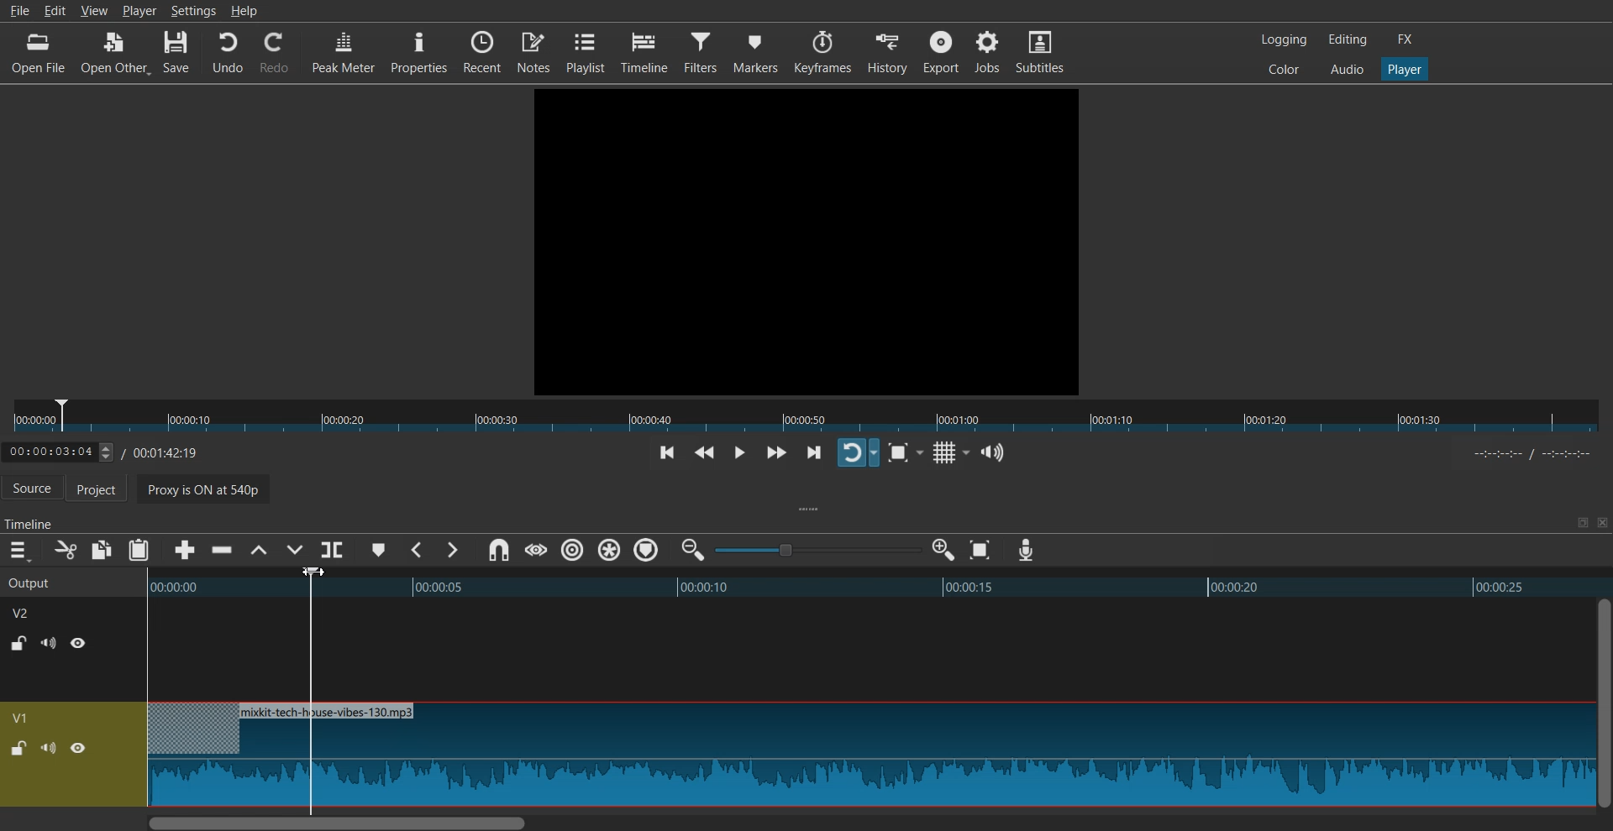  Describe the element at coordinates (535, 550) in the screenshot. I see `Scrub while dragging` at that location.